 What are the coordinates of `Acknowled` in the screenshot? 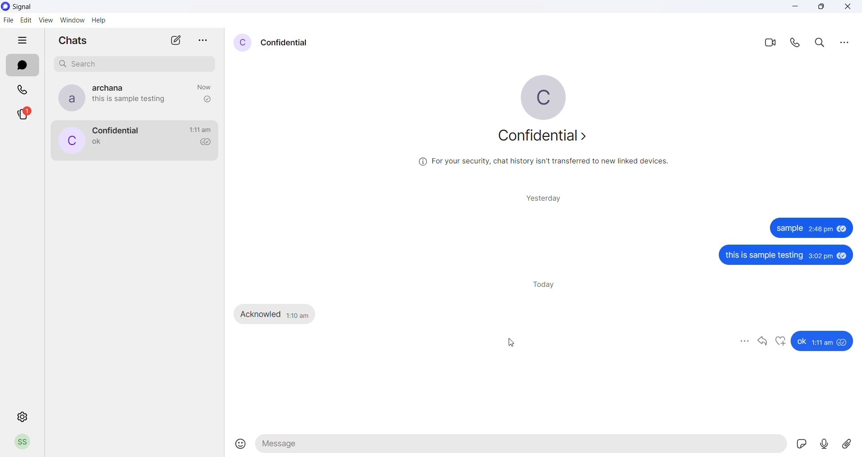 It's located at (261, 314).